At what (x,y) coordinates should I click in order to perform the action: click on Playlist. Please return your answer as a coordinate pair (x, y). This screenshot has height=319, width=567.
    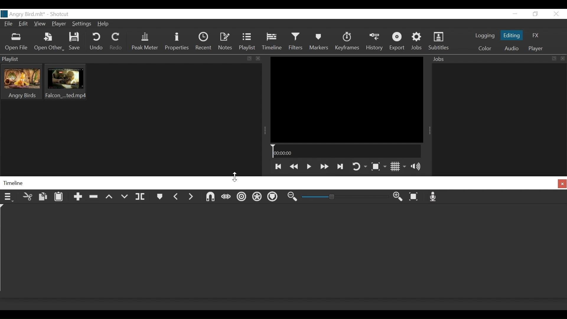
    Looking at the image, I should click on (248, 42).